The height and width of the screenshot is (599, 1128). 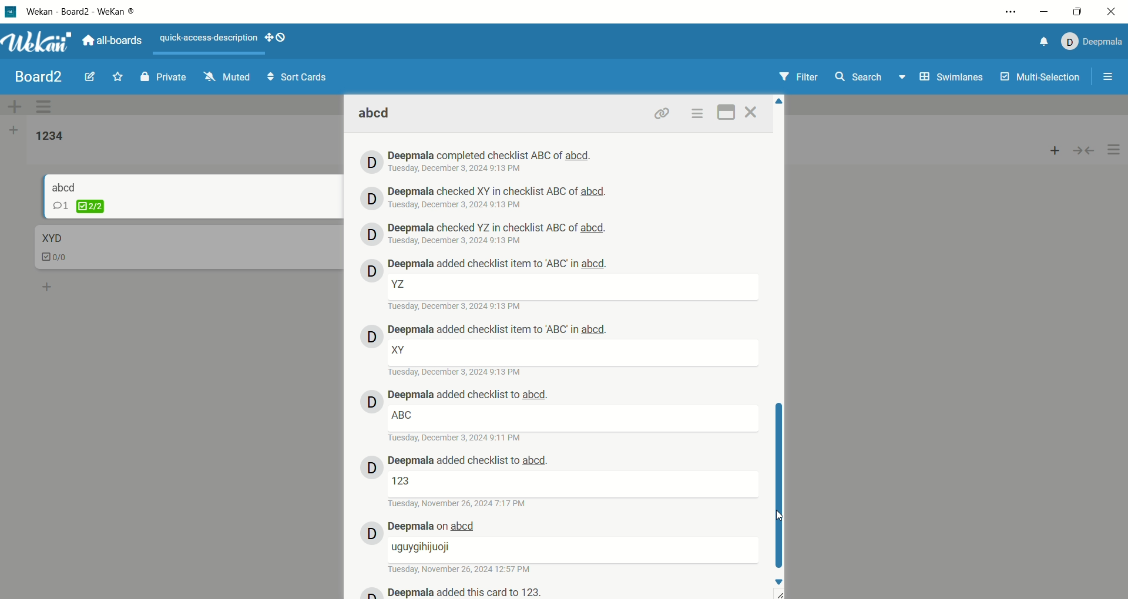 I want to click on deepmala history, so click(x=497, y=191).